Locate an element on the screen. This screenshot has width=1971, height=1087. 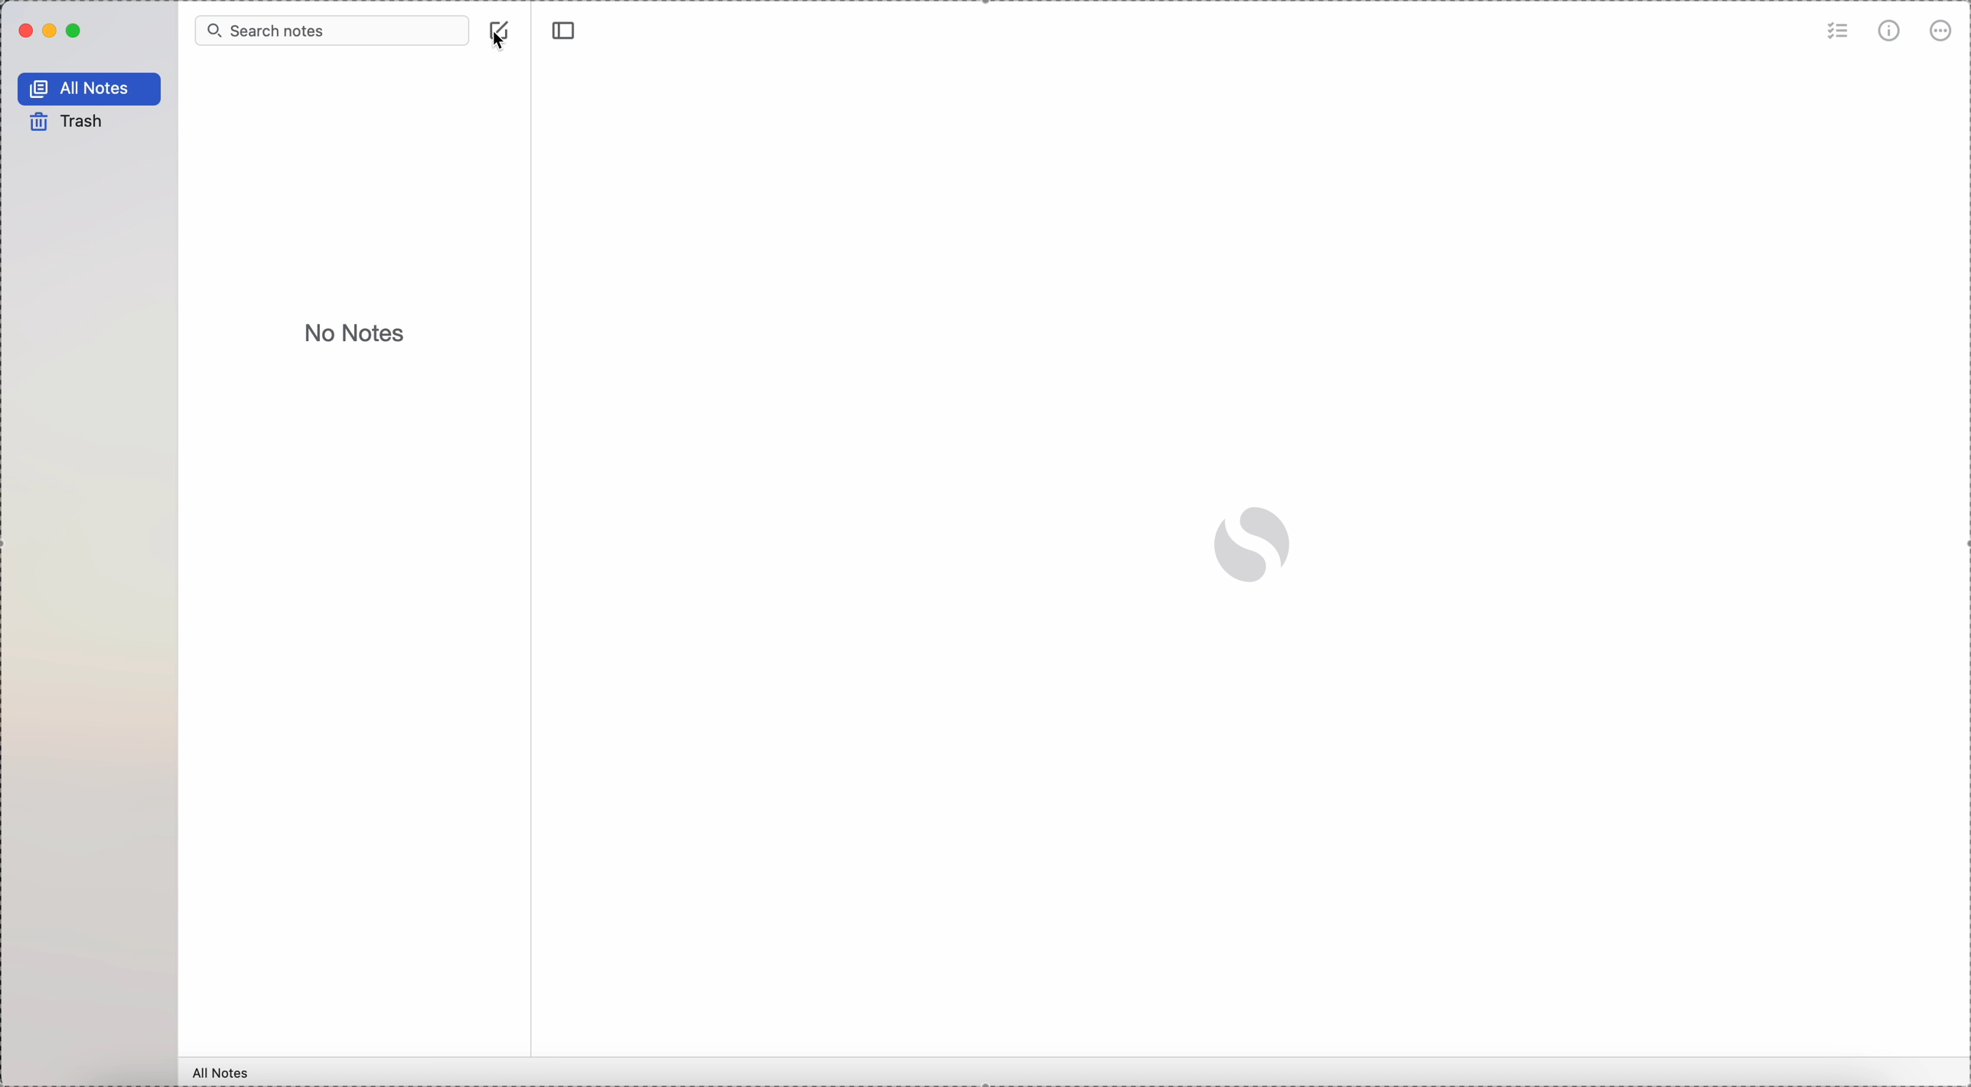
all notes is located at coordinates (88, 88).